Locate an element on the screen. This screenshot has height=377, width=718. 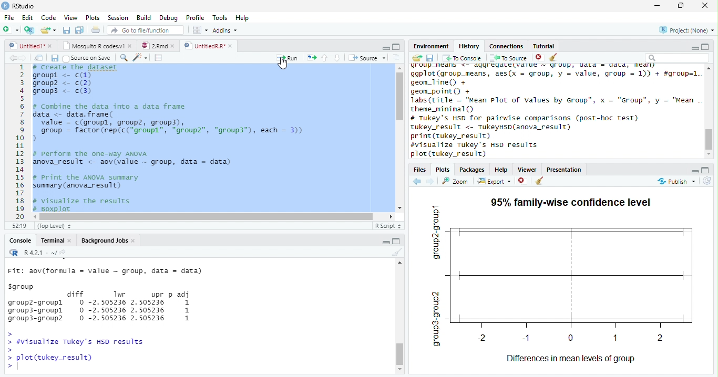
Untitled R* is located at coordinates (208, 46).